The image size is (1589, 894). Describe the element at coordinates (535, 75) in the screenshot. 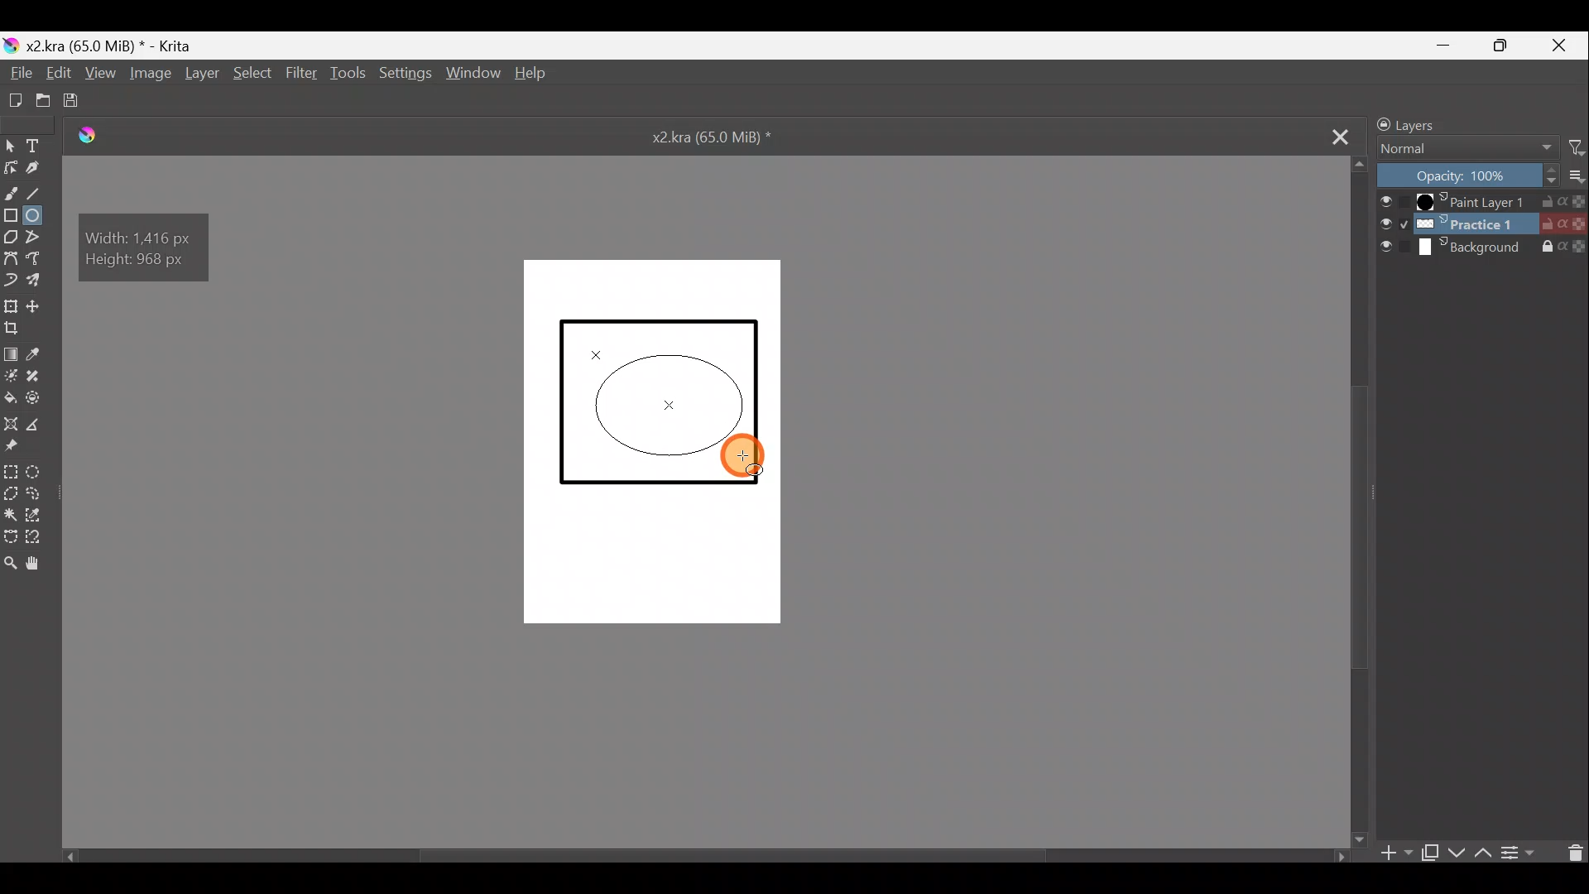

I see `Help` at that location.